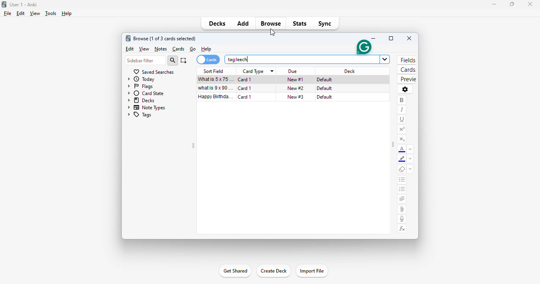 Image resolution: width=540 pixels, height=284 pixels. Describe the element at coordinates (193, 49) in the screenshot. I see `go` at that location.